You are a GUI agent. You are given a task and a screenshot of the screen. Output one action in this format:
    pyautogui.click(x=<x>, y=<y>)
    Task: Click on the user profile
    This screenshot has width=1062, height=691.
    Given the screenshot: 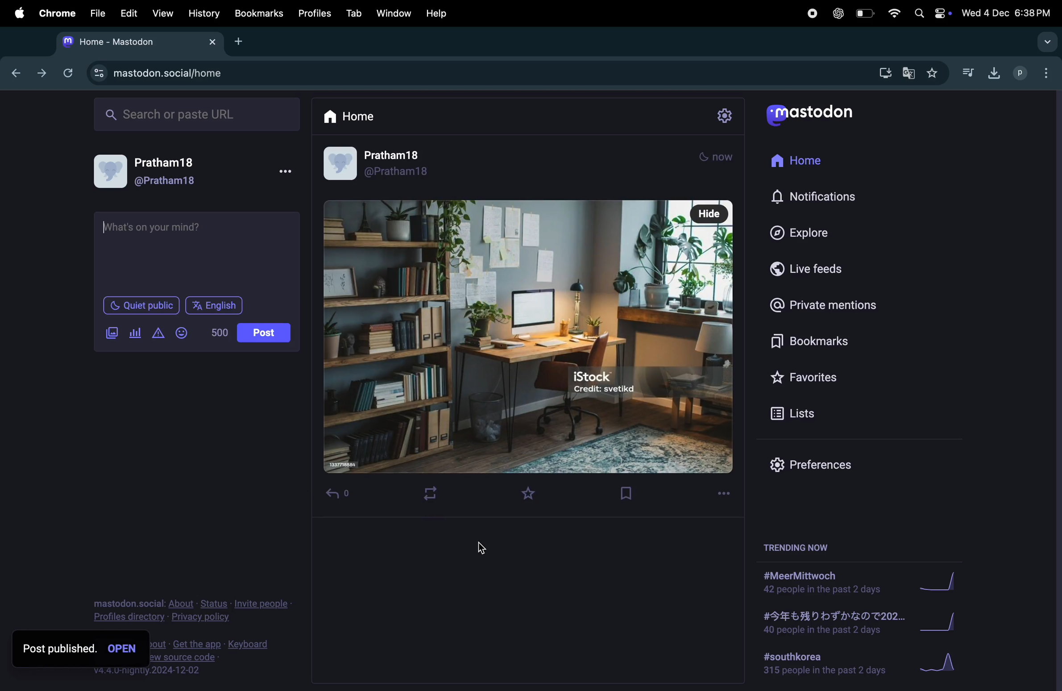 What is the action you would take?
    pyautogui.click(x=380, y=167)
    